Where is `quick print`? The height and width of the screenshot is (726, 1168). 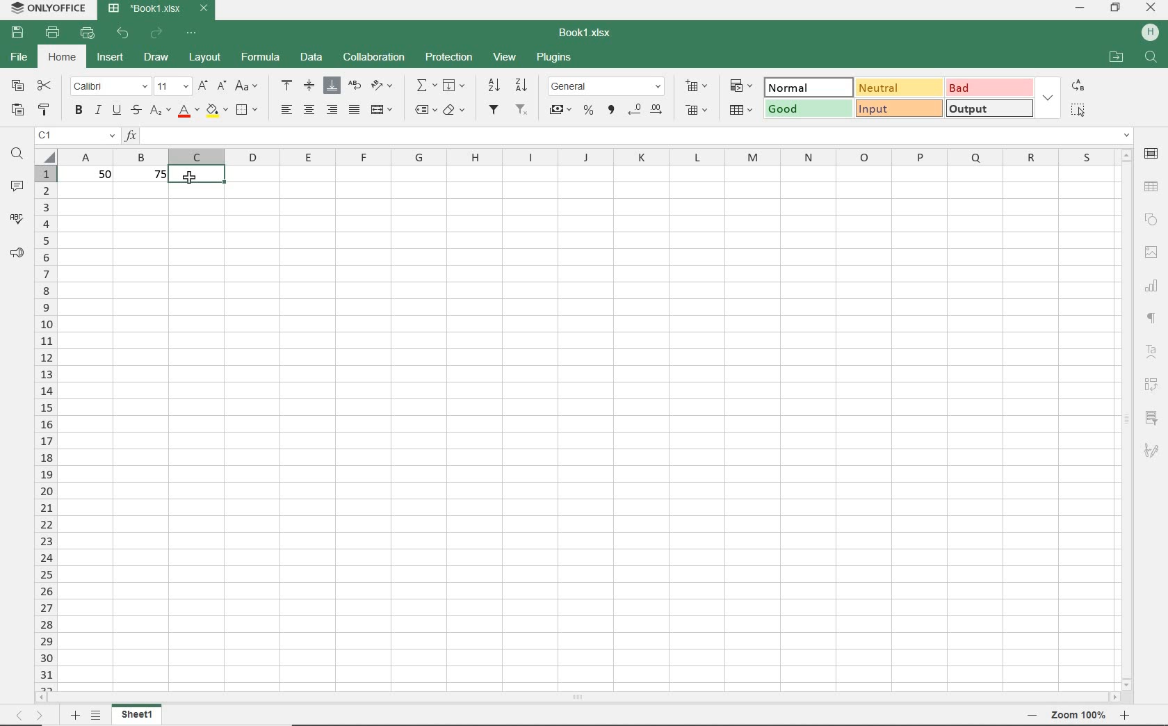
quick print is located at coordinates (89, 35).